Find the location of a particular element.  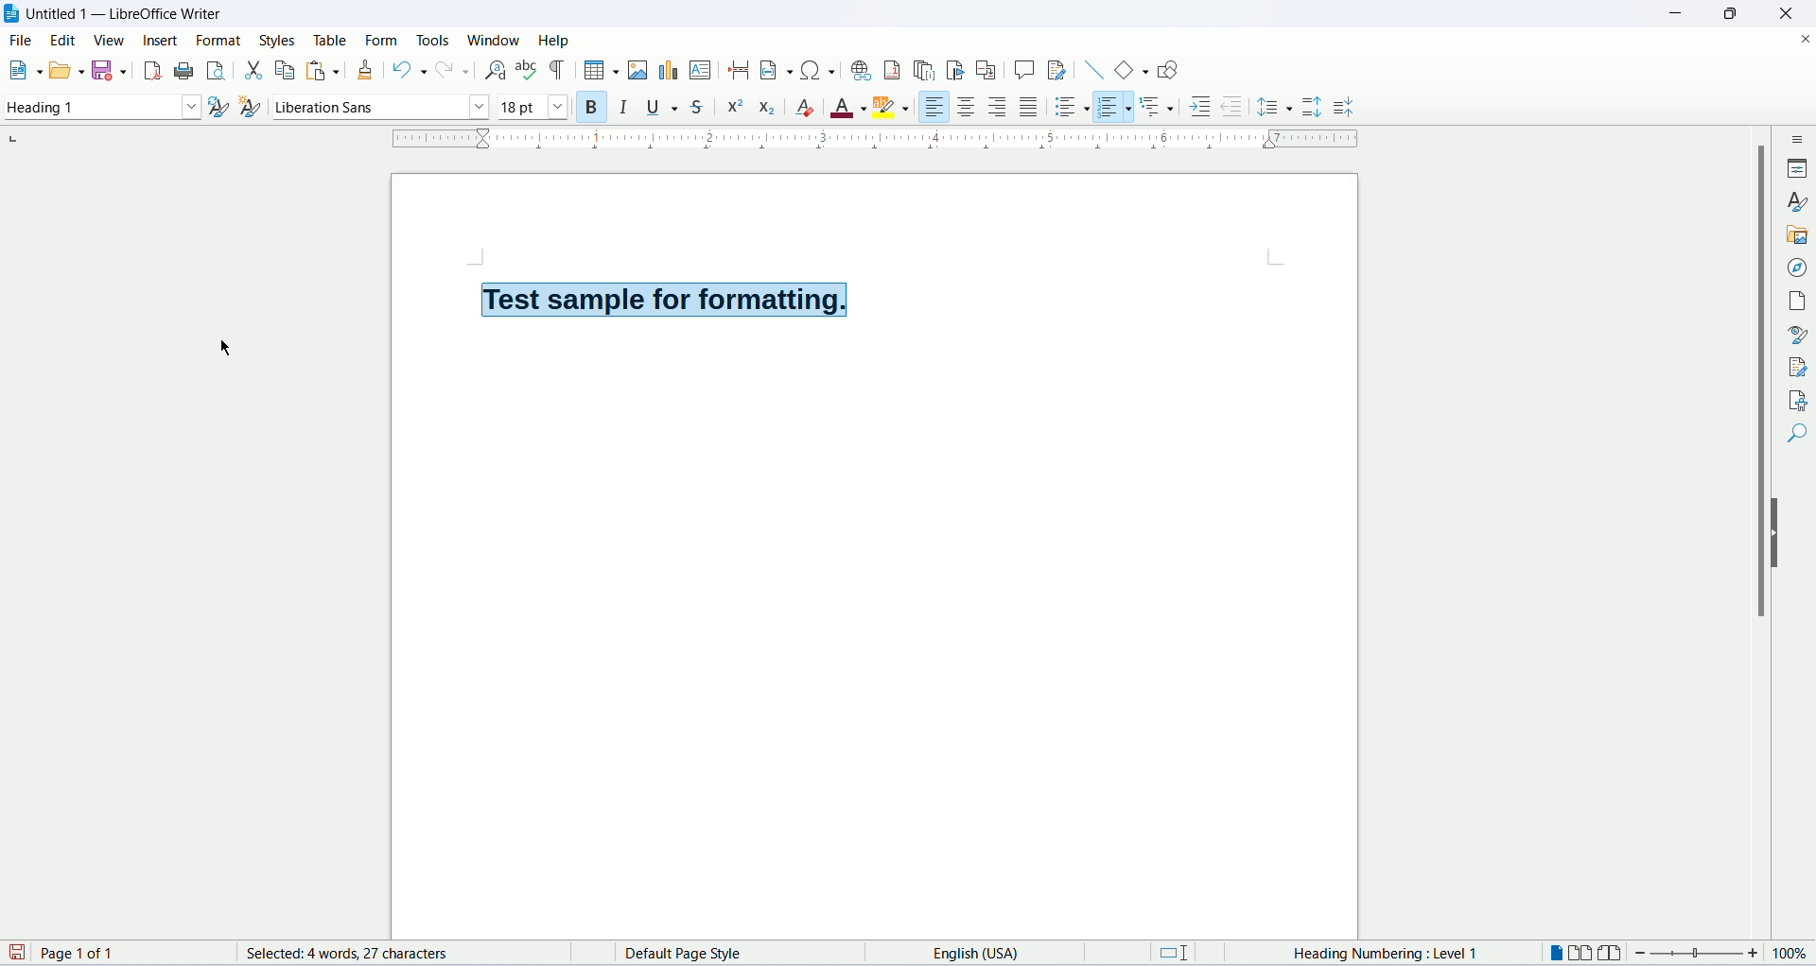

single page view is located at coordinates (1558, 953).